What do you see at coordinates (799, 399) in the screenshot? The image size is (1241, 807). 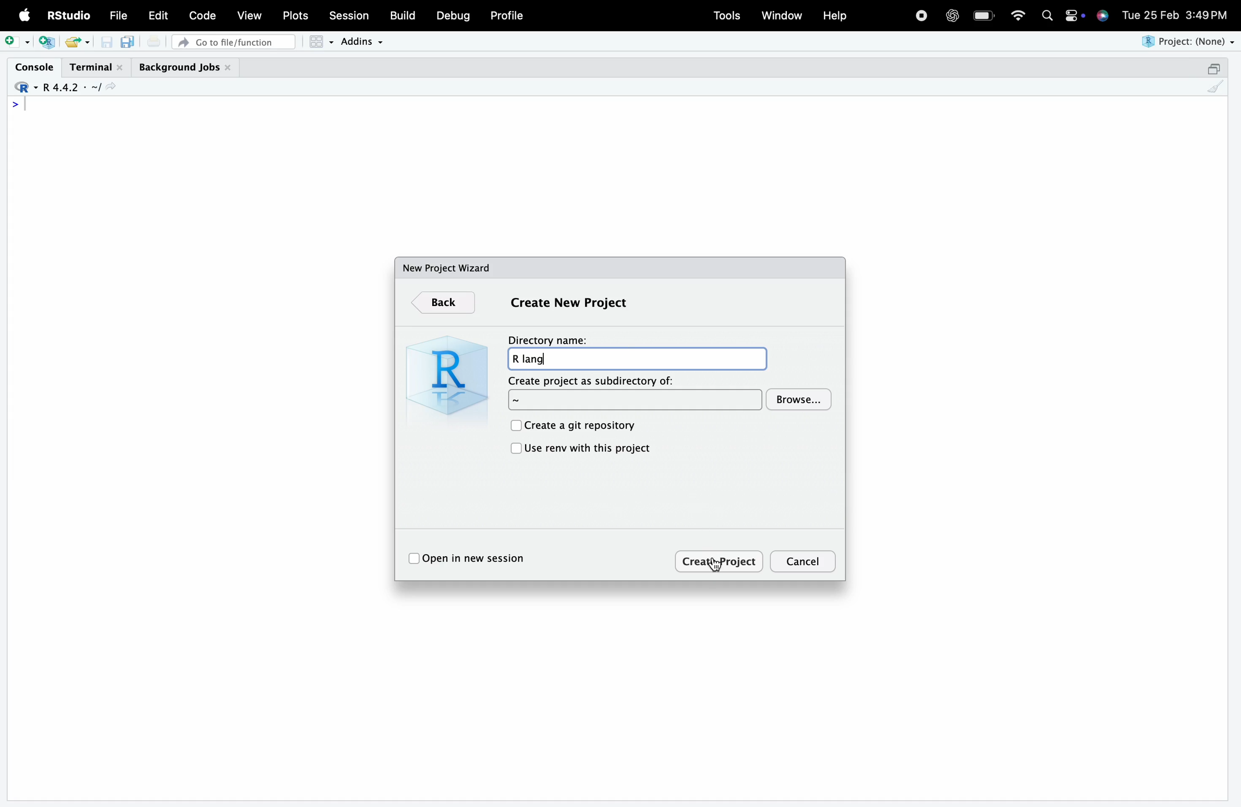 I see `Browse...` at bounding box center [799, 399].